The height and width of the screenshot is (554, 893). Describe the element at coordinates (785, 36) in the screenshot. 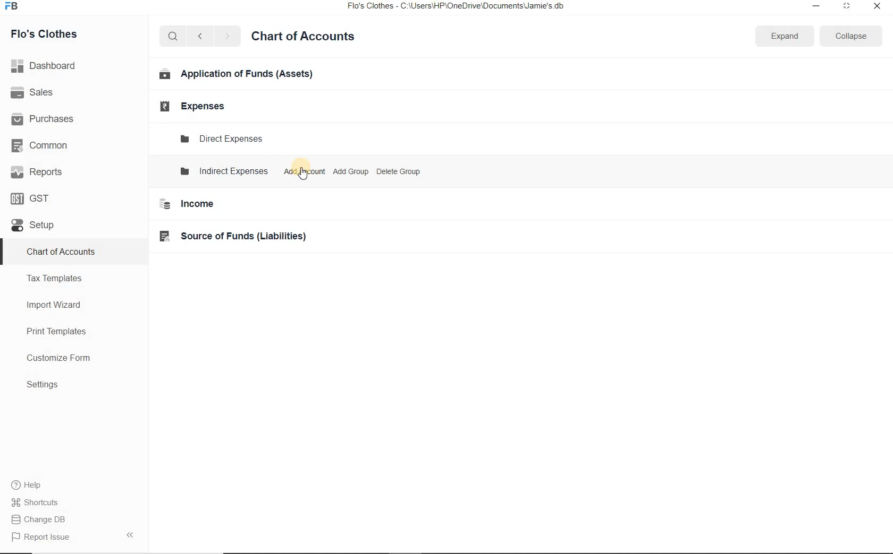

I see `Expand` at that location.